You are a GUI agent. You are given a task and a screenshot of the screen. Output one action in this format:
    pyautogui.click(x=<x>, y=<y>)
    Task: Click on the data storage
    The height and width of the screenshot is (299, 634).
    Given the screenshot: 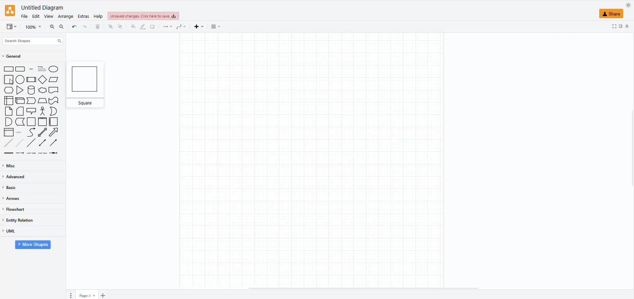 What is the action you would take?
    pyautogui.click(x=20, y=122)
    